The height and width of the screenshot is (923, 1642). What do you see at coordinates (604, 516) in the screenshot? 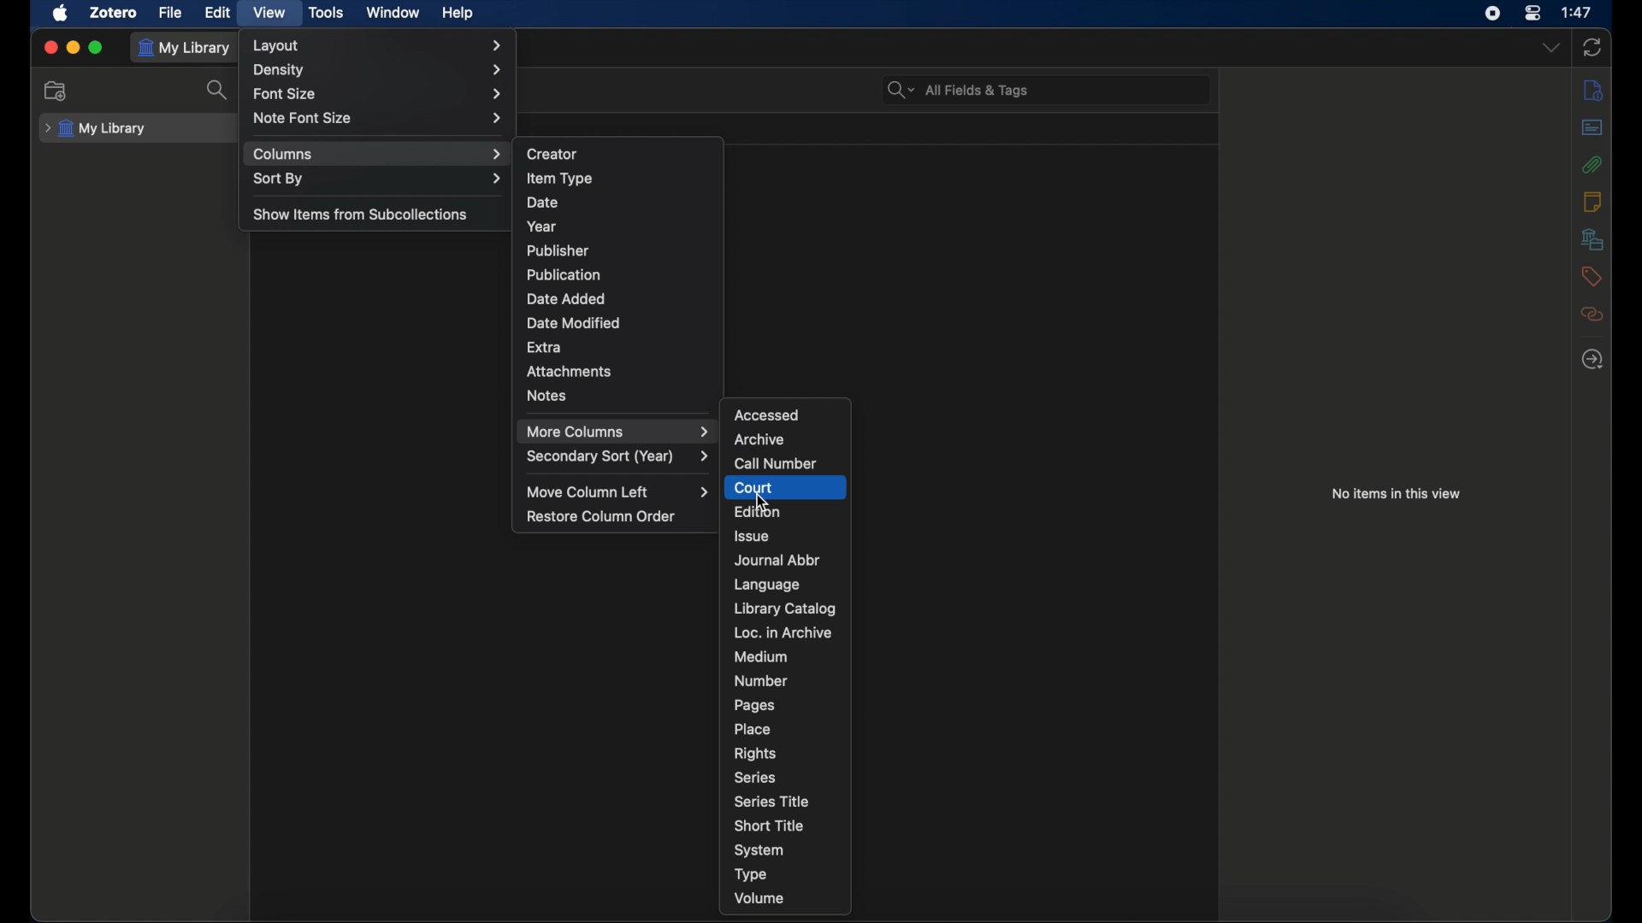
I see `restore column order` at bounding box center [604, 516].